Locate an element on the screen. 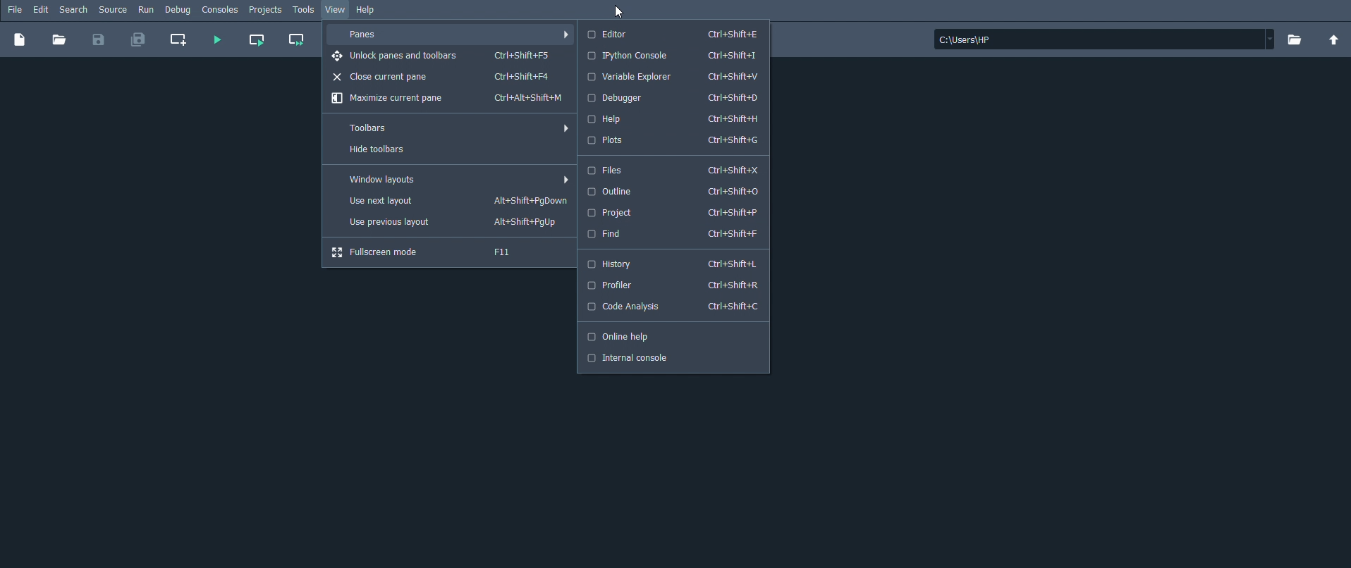 The height and width of the screenshot is (568, 1351). Change to parent directory is located at coordinates (1334, 40).